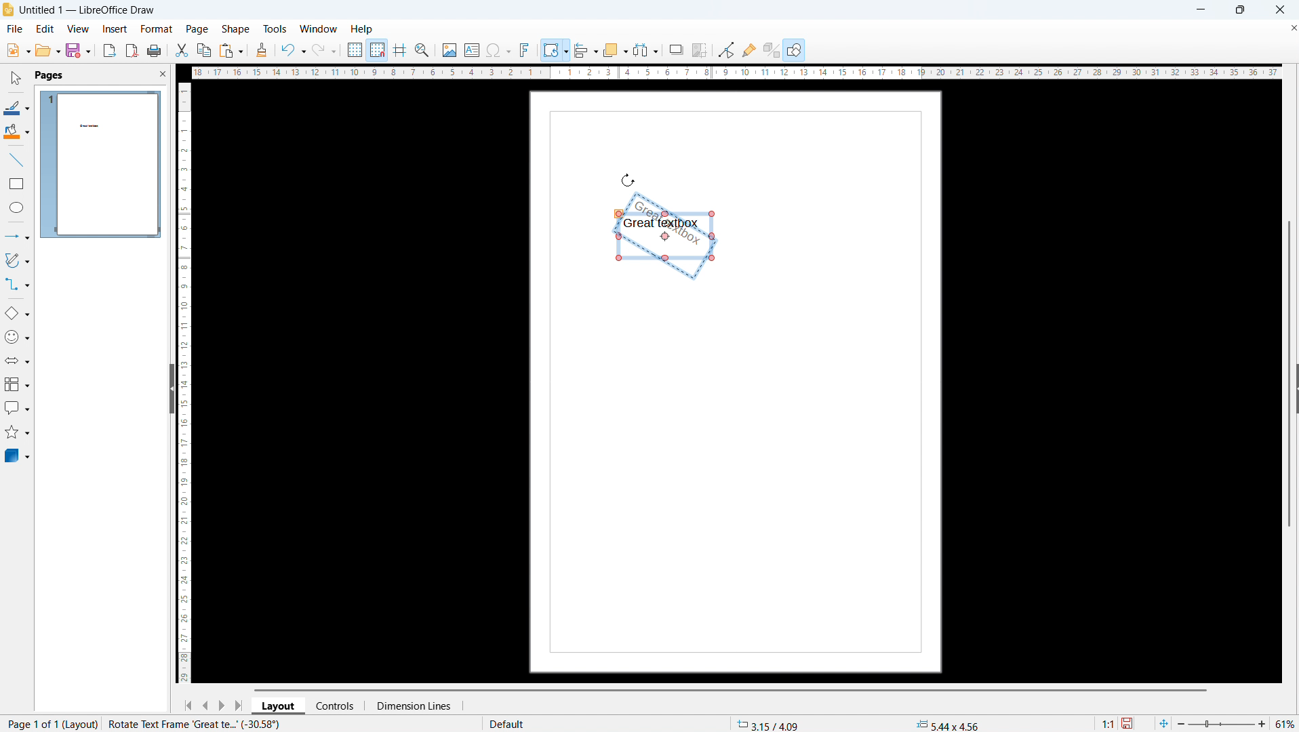 This screenshot has height=732, width=1299. I want to click on open, so click(47, 51).